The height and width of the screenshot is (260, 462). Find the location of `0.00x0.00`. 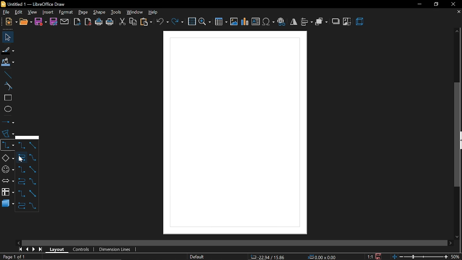

0.00x0.00 is located at coordinates (322, 256).